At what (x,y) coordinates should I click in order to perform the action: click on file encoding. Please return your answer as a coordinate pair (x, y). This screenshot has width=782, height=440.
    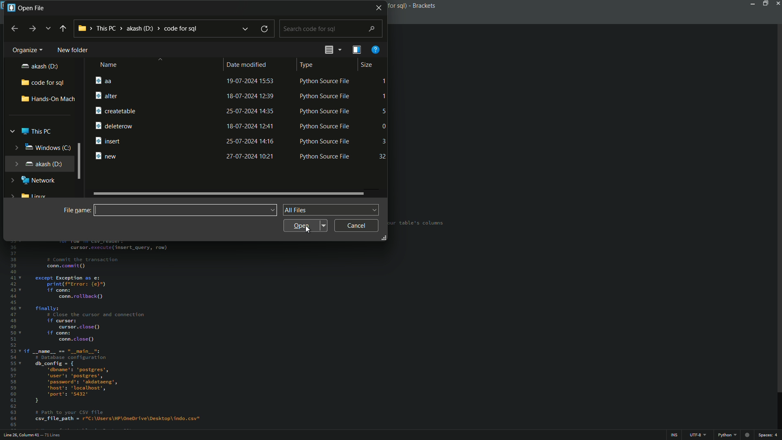
    Looking at the image, I should click on (699, 436).